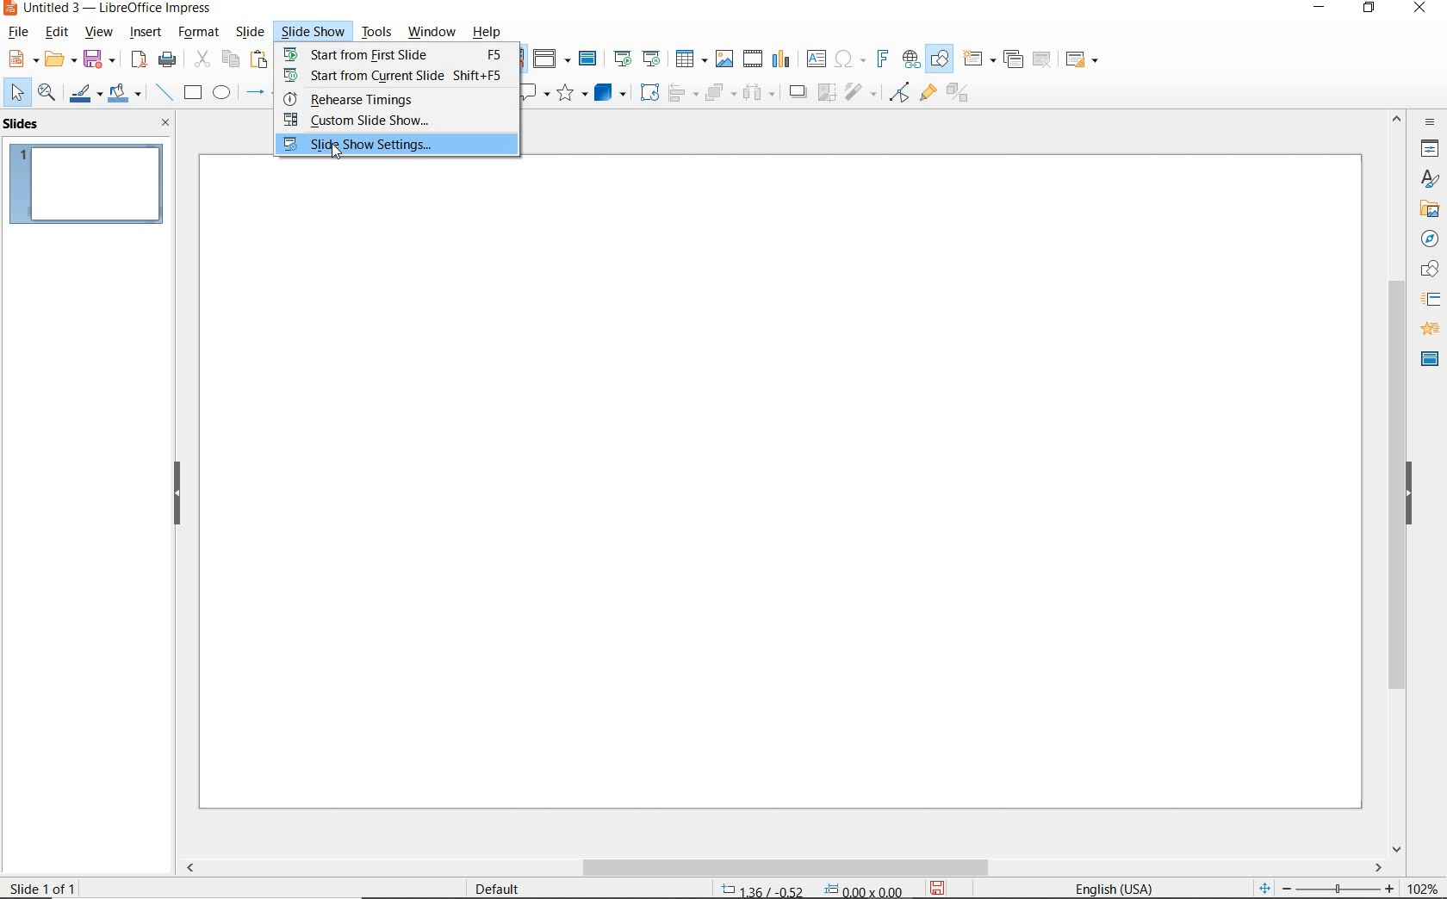 Image resolution: width=1447 pixels, height=899 pixels. Describe the element at coordinates (782, 58) in the screenshot. I see `INSERT CHART` at that location.